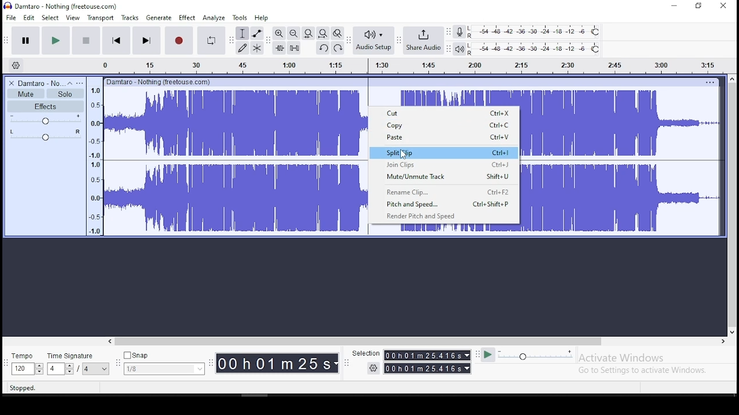 The height and width of the screenshot is (415, 739). I want to click on split clip ctrl+i, so click(446, 153).